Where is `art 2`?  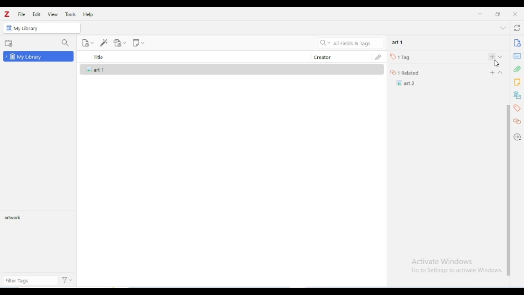 art 2 is located at coordinates (407, 83).